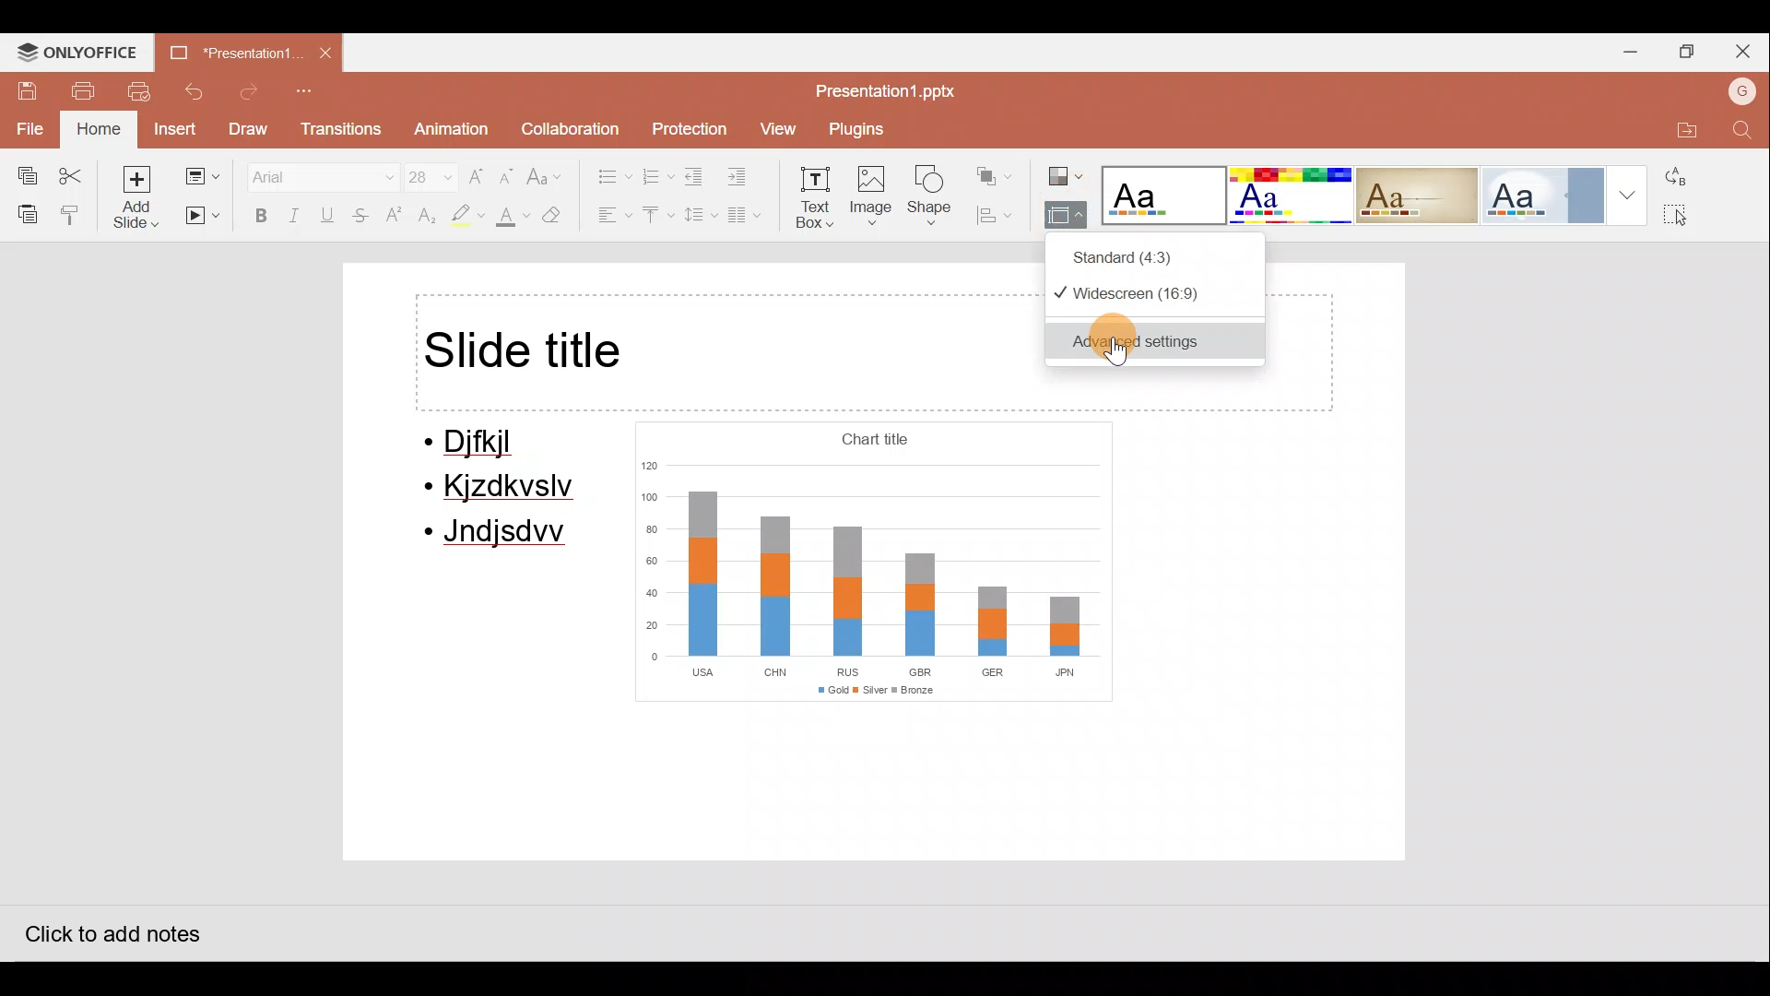 Image resolution: width=1770 pixels, height=996 pixels. Describe the element at coordinates (448, 130) in the screenshot. I see `Animation` at that location.